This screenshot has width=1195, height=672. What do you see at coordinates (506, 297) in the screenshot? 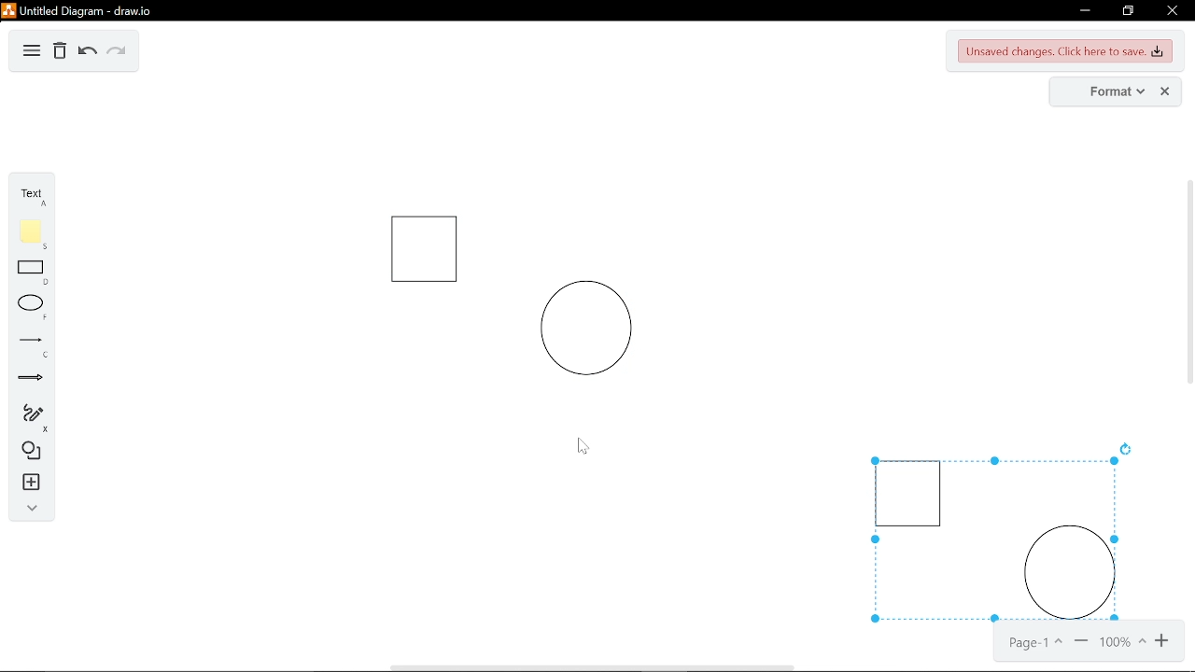
I see `grouped circle and square` at bounding box center [506, 297].